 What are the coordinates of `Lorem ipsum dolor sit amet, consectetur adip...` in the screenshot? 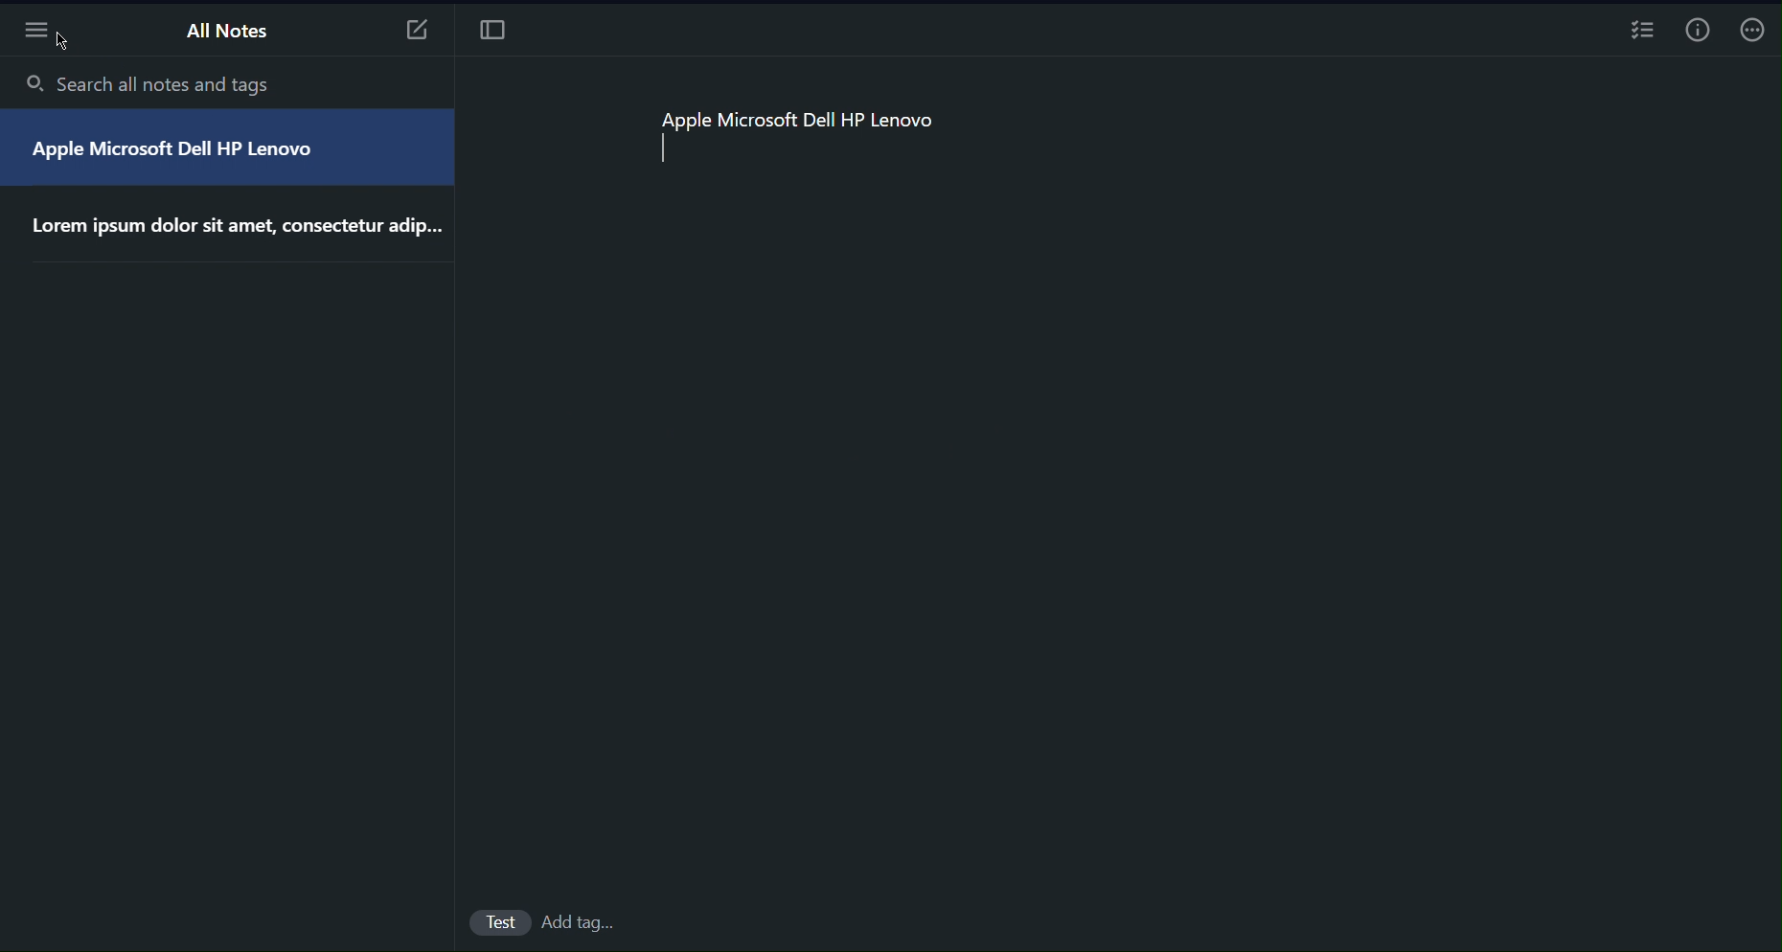 It's located at (232, 230).